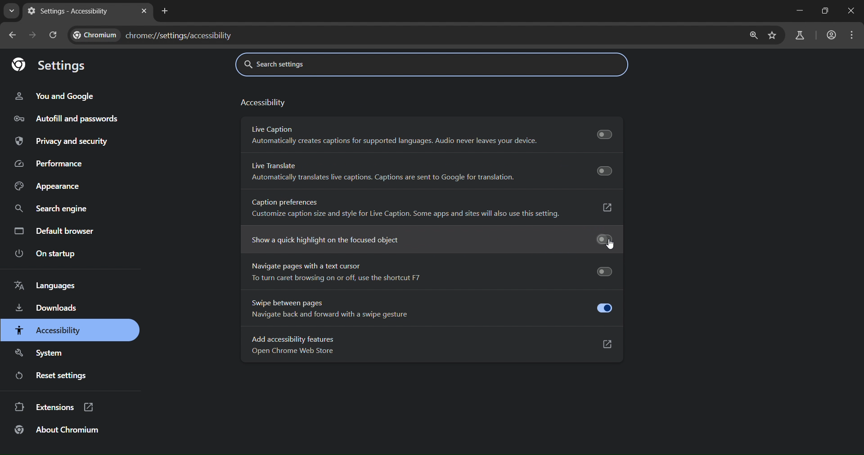 This screenshot has height=455, width=864. I want to click on accessibility, so click(264, 102).